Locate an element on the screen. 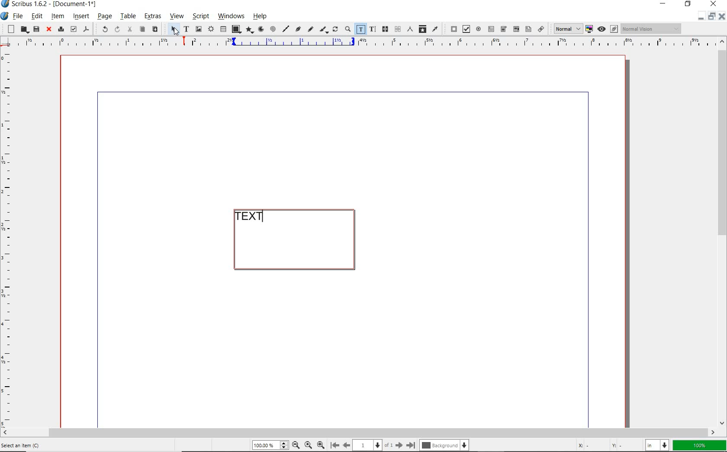  paste is located at coordinates (156, 30).